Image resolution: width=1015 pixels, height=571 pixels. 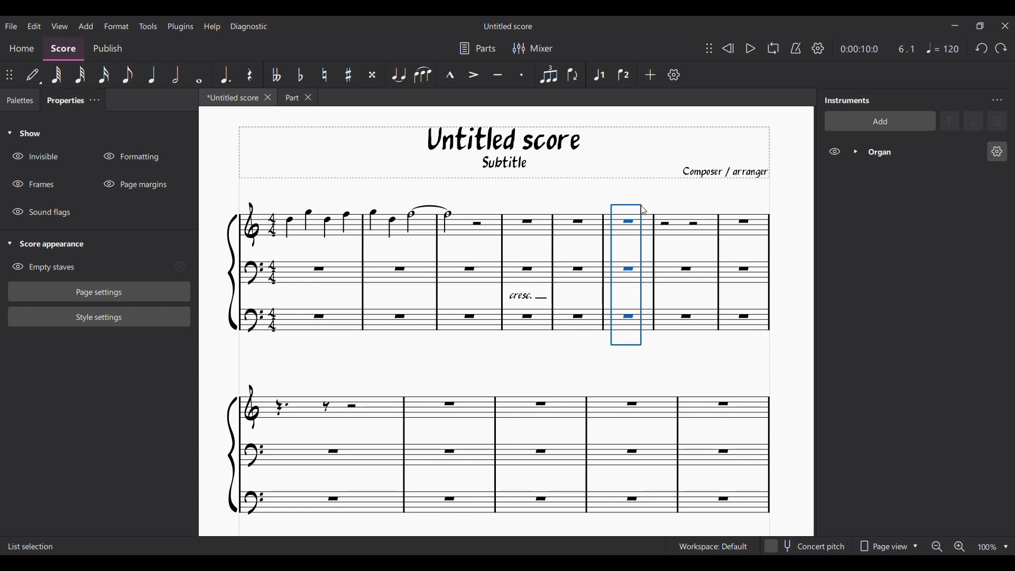 What do you see at coordinates (35, 156) in the screenshot?
I see `Hide Invisible` at bounding box center [35, 156].